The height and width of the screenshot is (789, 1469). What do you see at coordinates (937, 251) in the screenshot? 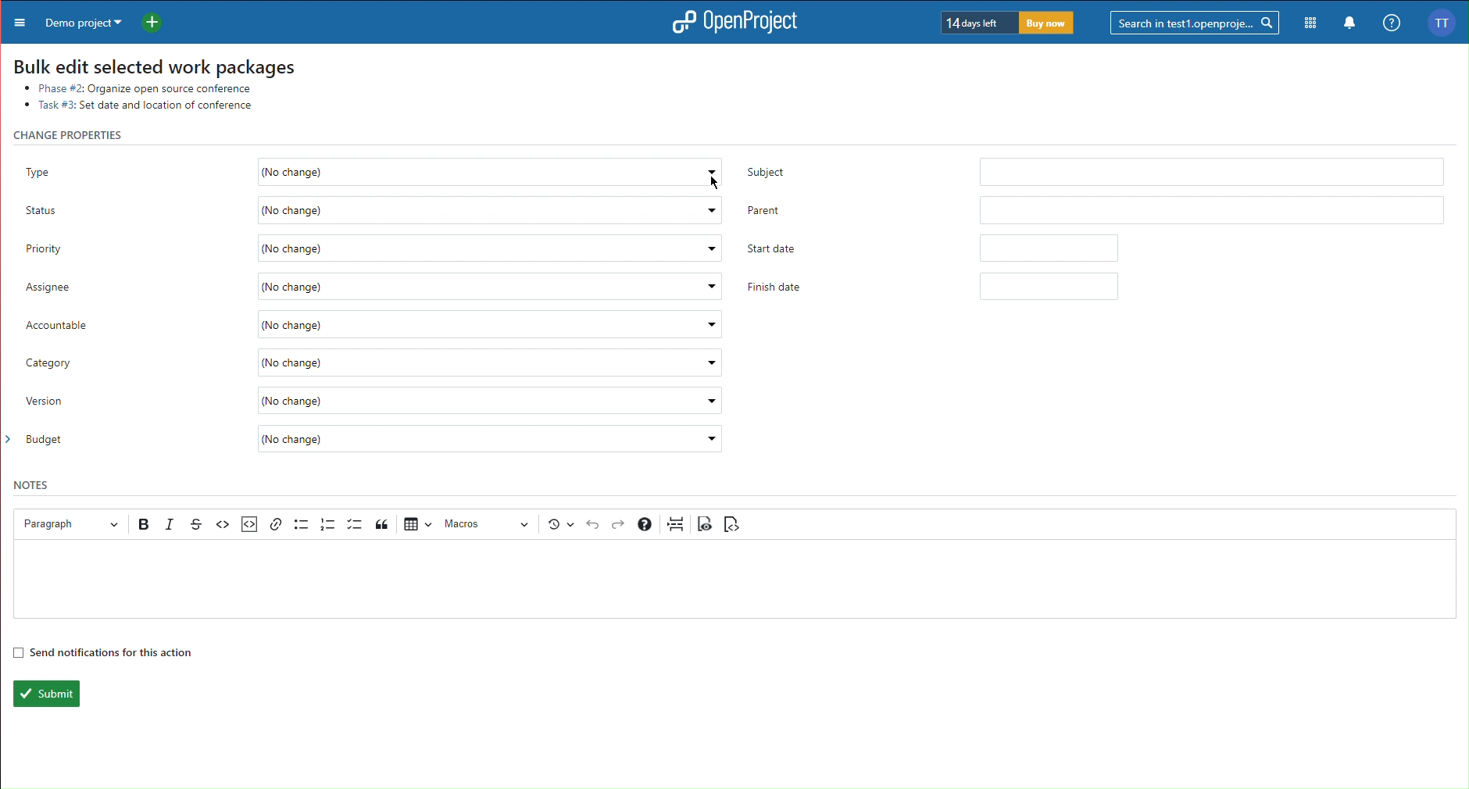
I see `Start date` at bounding box center [937, 251].